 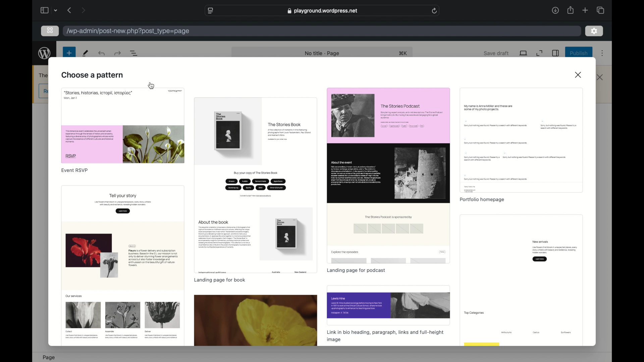 I want to click on preview, so click(x=389, y=176).